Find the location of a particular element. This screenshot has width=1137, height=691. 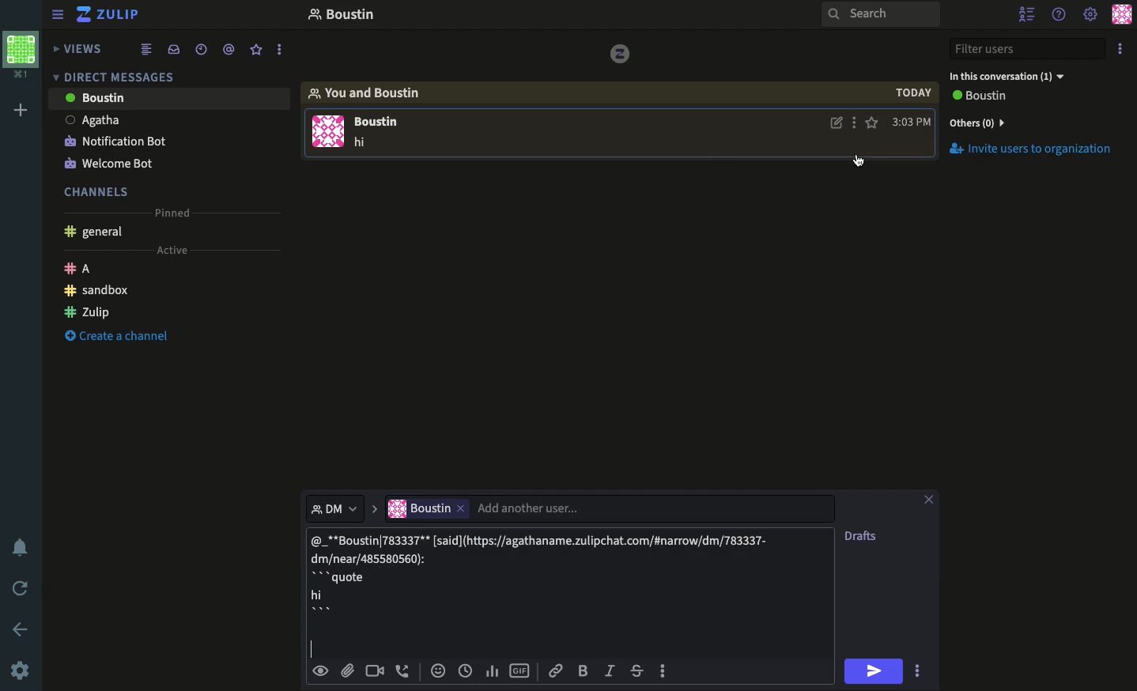

Refresh is located at coordinates (22, 590).